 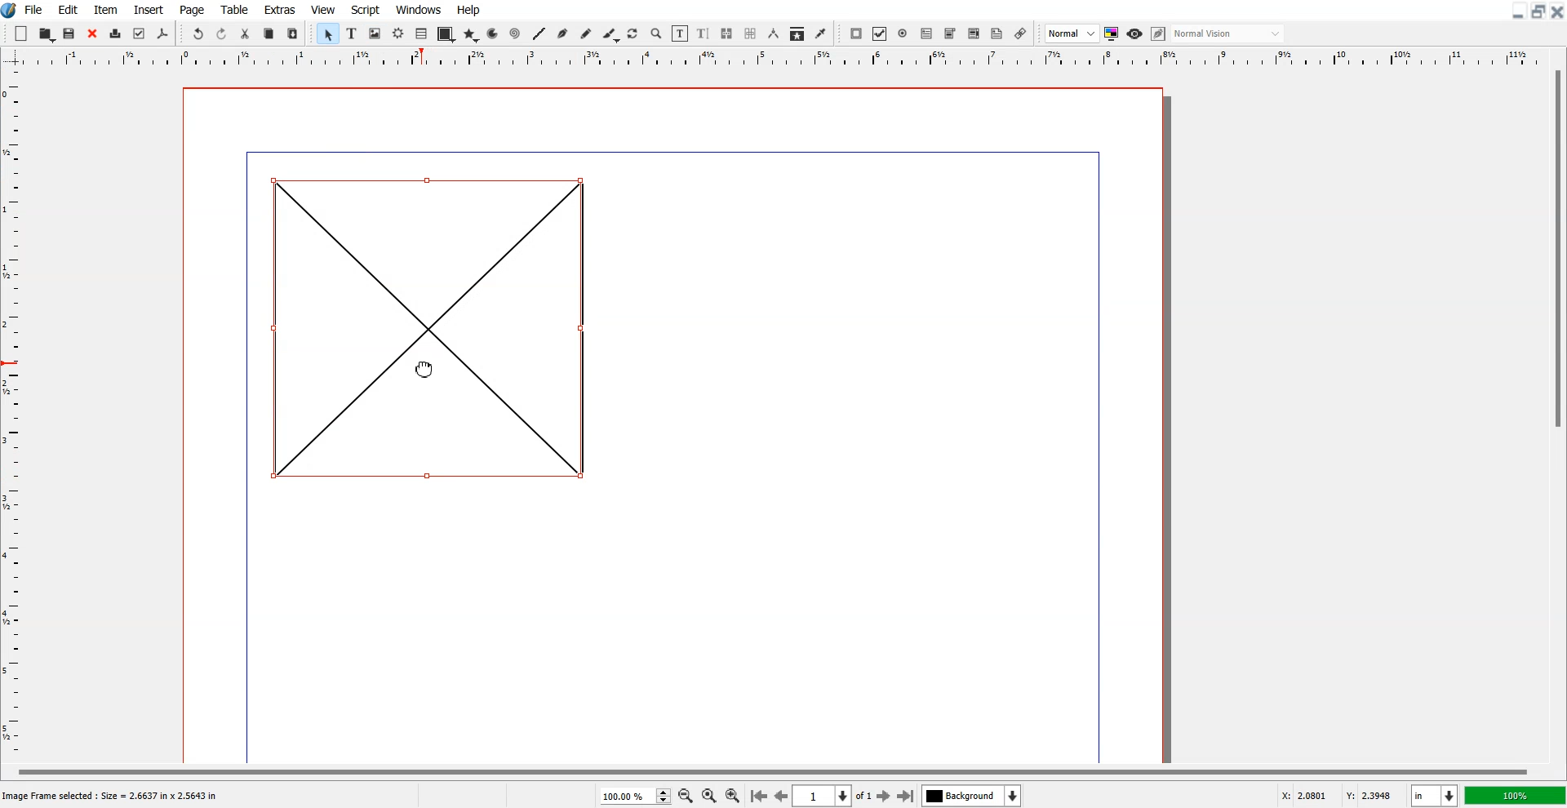 I want to click on Open, so click(x=71, y=33).